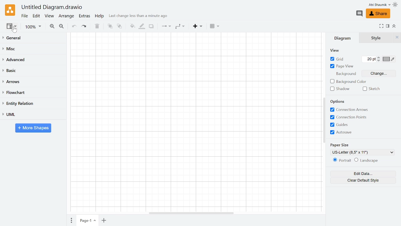 The height and width of the screenshot is (226, 401). Describe the element at coordinates (32, 48) in the screenshot. I see `Misc` at that location.